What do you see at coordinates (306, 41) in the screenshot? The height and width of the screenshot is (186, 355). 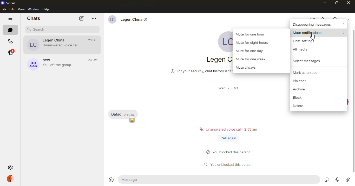 I see `chat settings` at bounding box center [306, 41].